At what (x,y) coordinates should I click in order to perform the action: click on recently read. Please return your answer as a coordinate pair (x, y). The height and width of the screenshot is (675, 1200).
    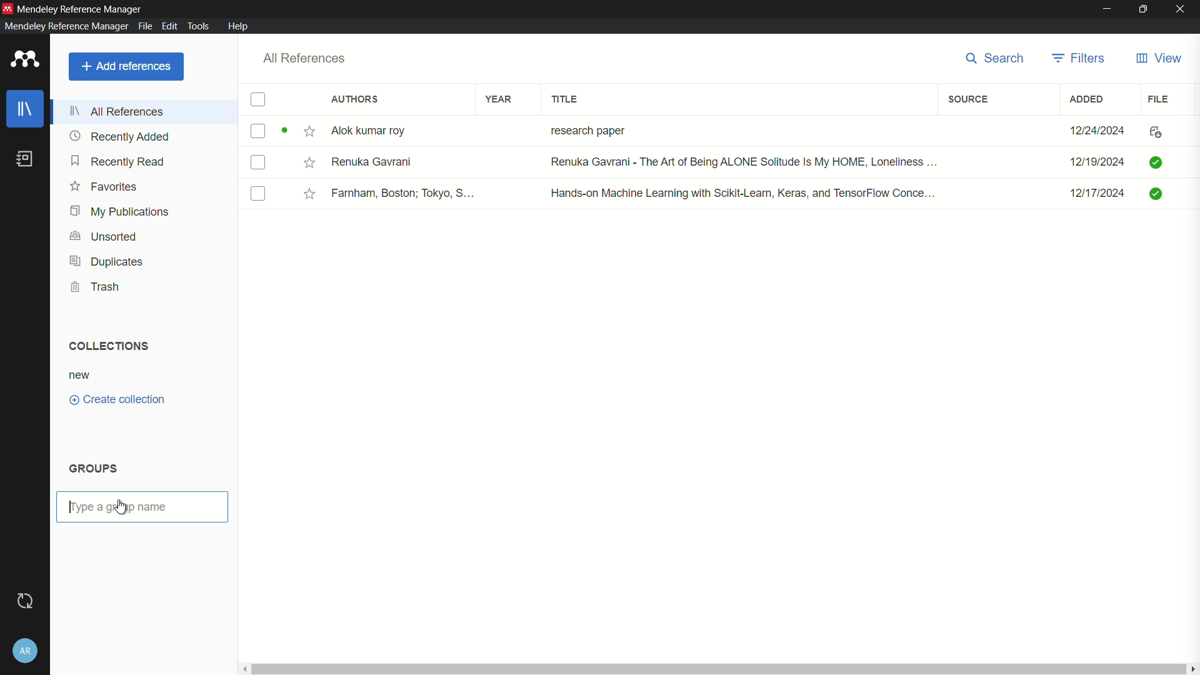
    Looking at the image, I should click on (119, 162).